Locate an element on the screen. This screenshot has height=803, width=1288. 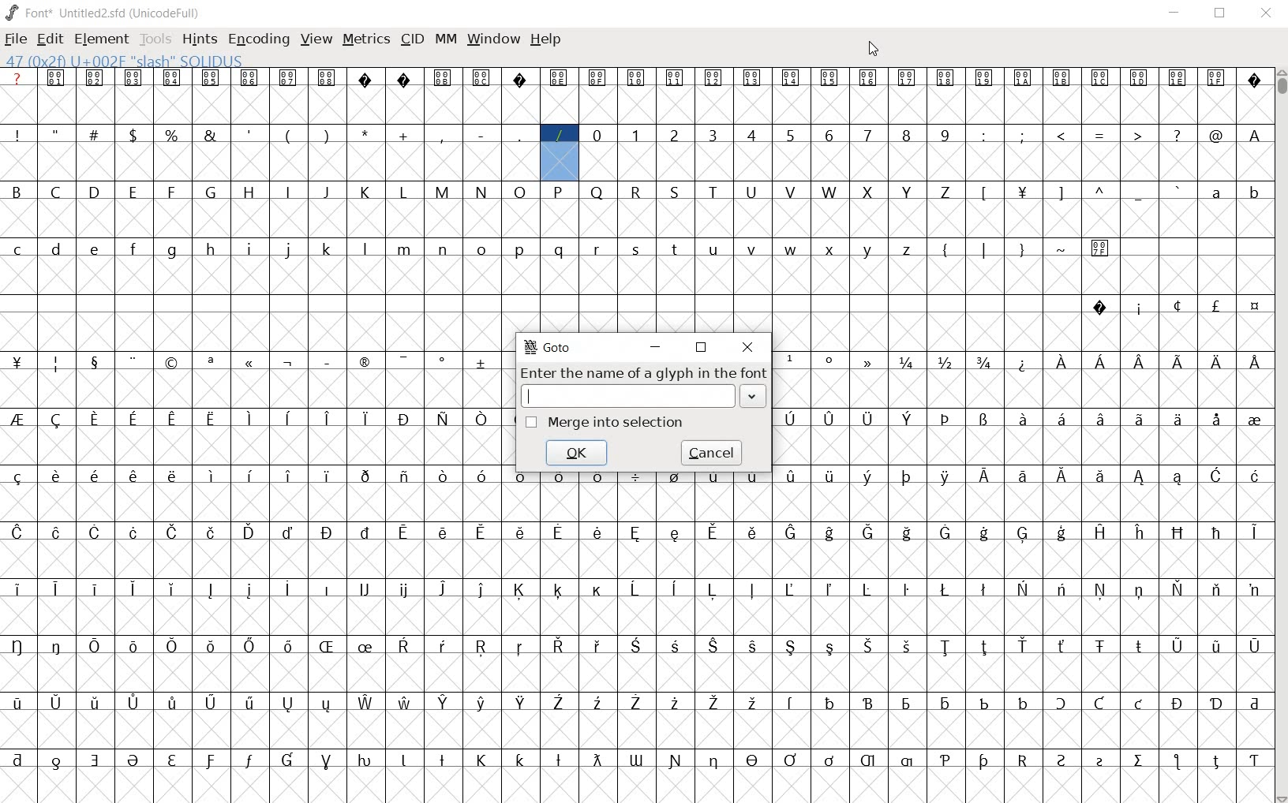
glyph is located at coordinates (1178, 78).